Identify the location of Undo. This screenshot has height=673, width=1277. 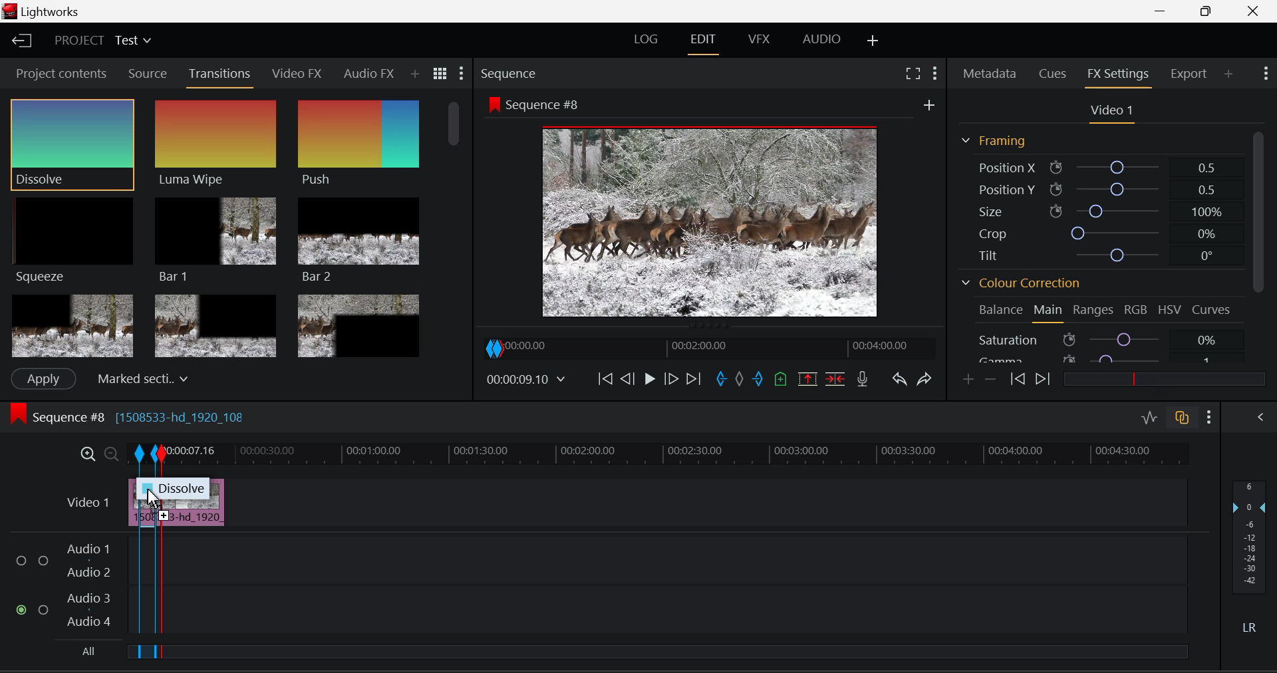
(901, 381).